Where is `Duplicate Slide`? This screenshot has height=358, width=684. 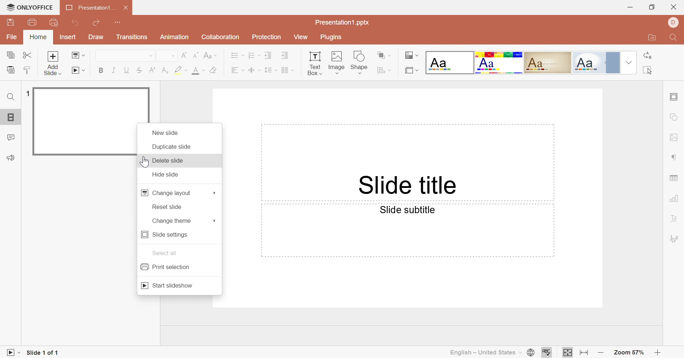 Duplicate Slide is located at coordinates (173, 146).